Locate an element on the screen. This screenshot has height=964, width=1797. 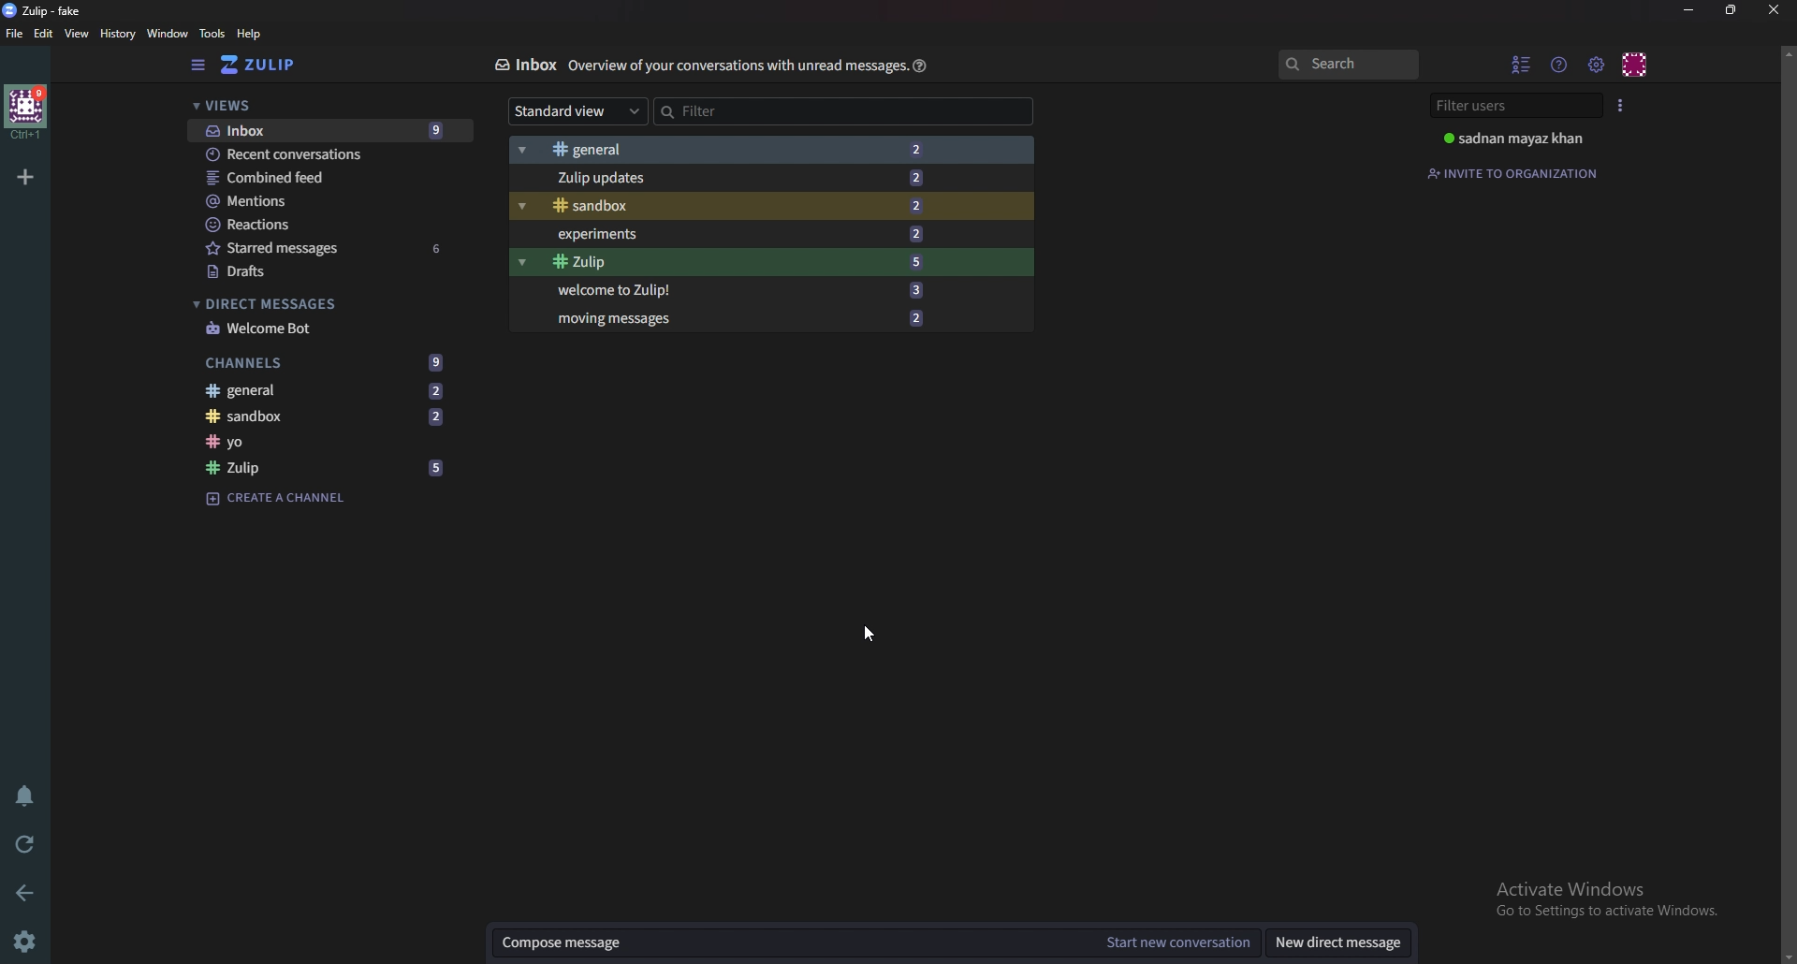
Compose message is located at coordinates (792, 944).